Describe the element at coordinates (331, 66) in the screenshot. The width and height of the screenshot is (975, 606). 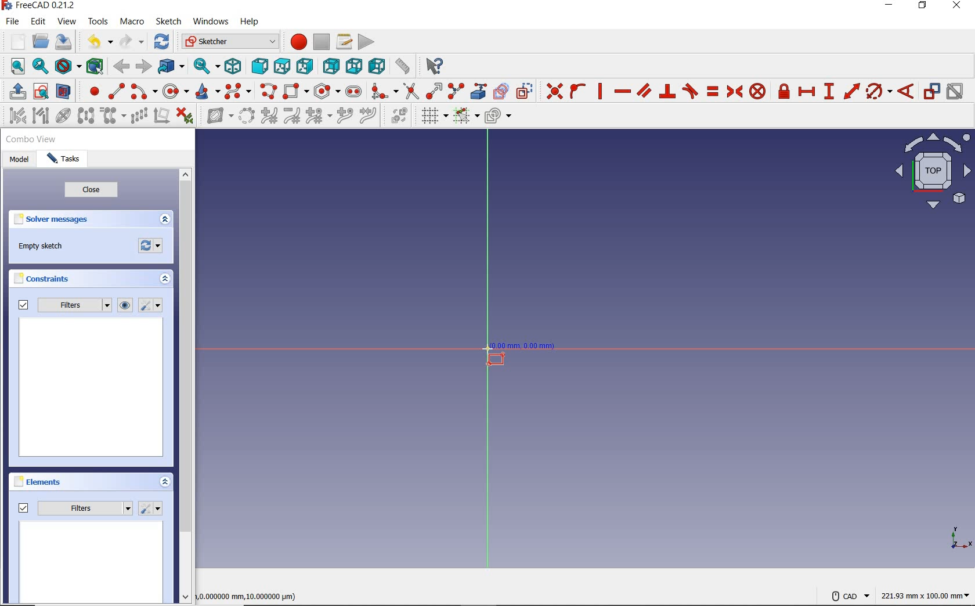
I see `rear` at that location.